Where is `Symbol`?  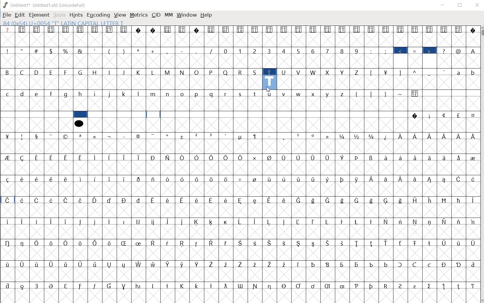
Symbol is located at coordinates (227, 200).